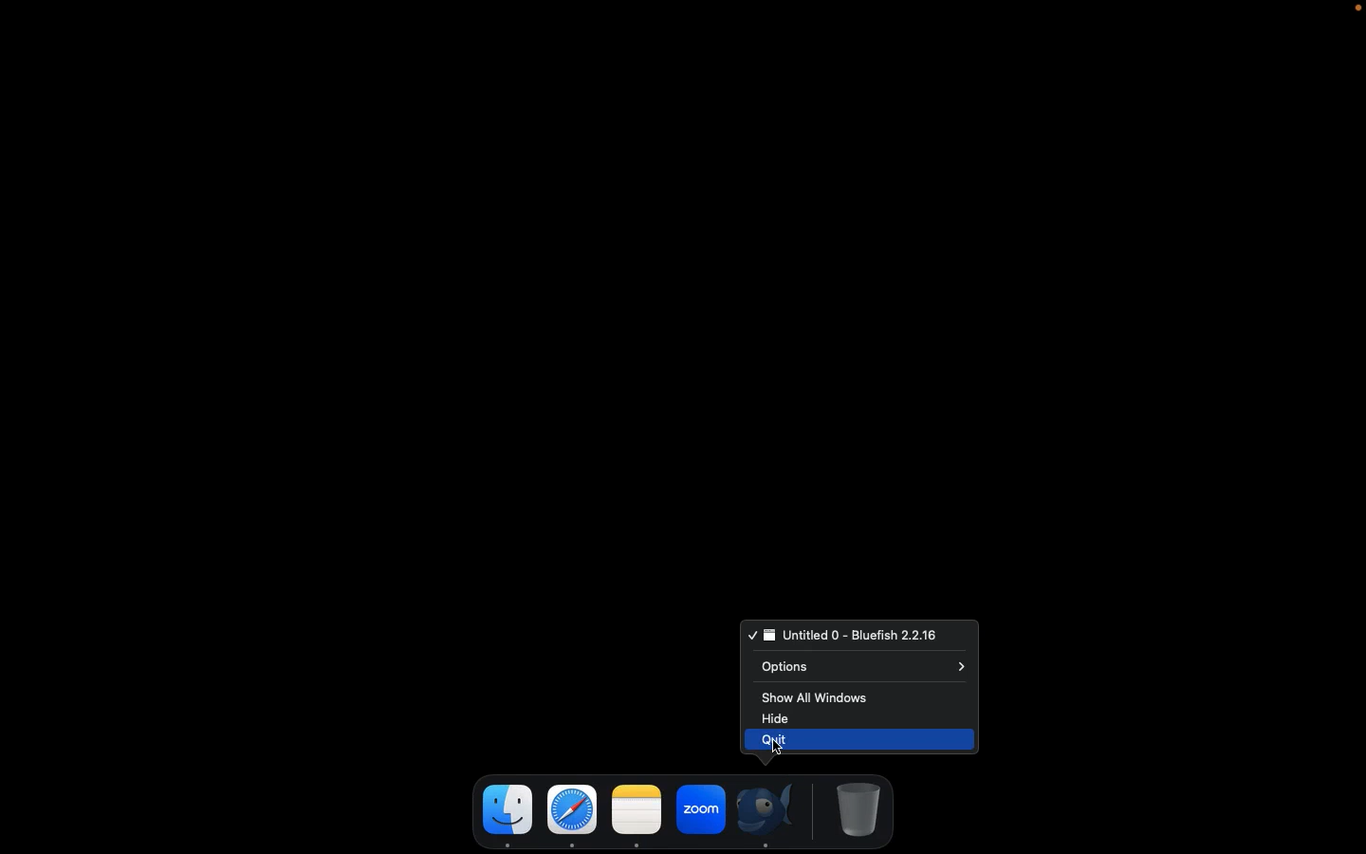 This screenshot has width=1366, height=854. I want to click on cursor, so click(785, 754).